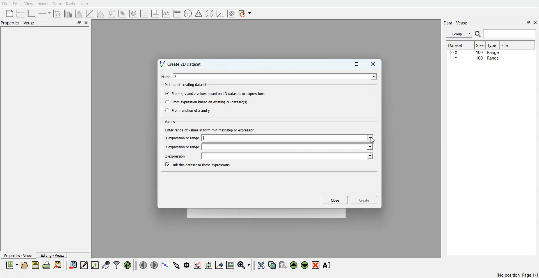  I want to click on Help, so click(84, 4).